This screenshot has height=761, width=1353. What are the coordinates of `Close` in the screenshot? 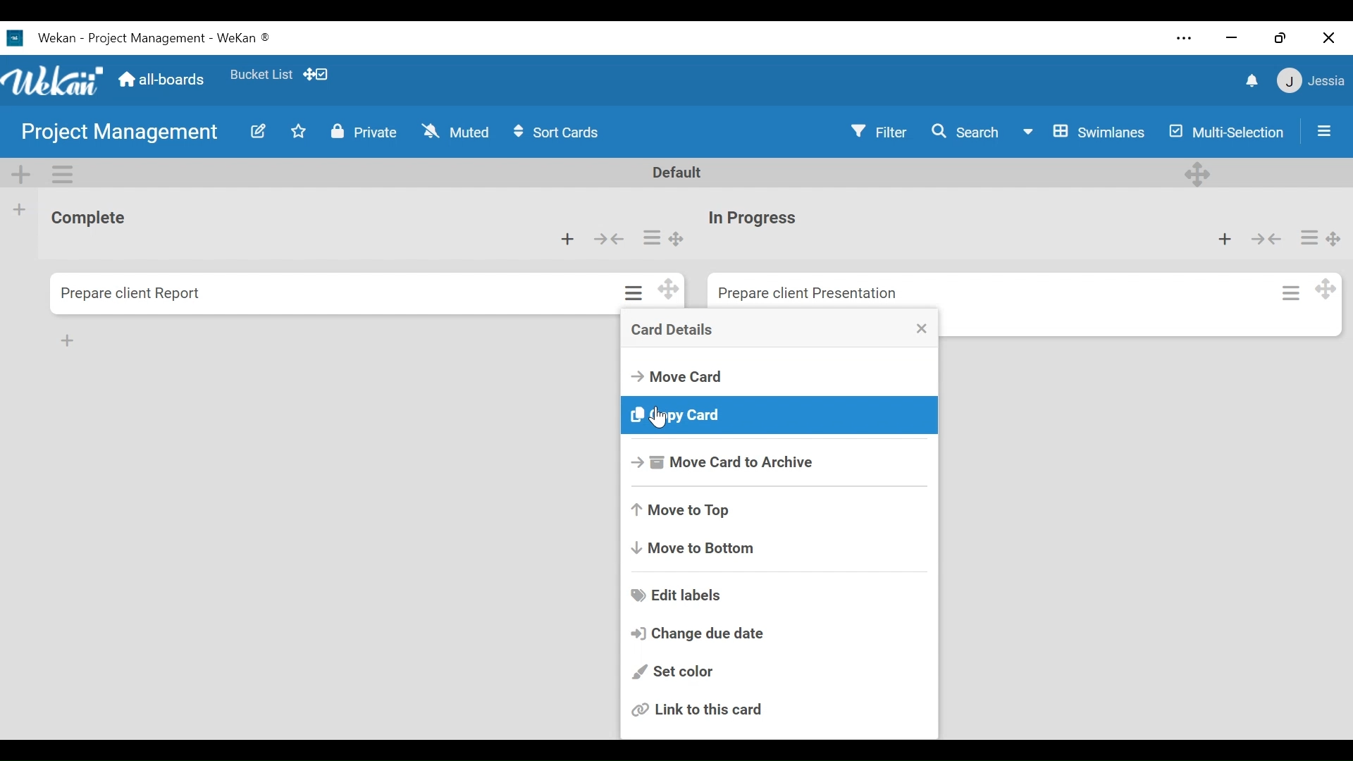 It's located at (922, 328).